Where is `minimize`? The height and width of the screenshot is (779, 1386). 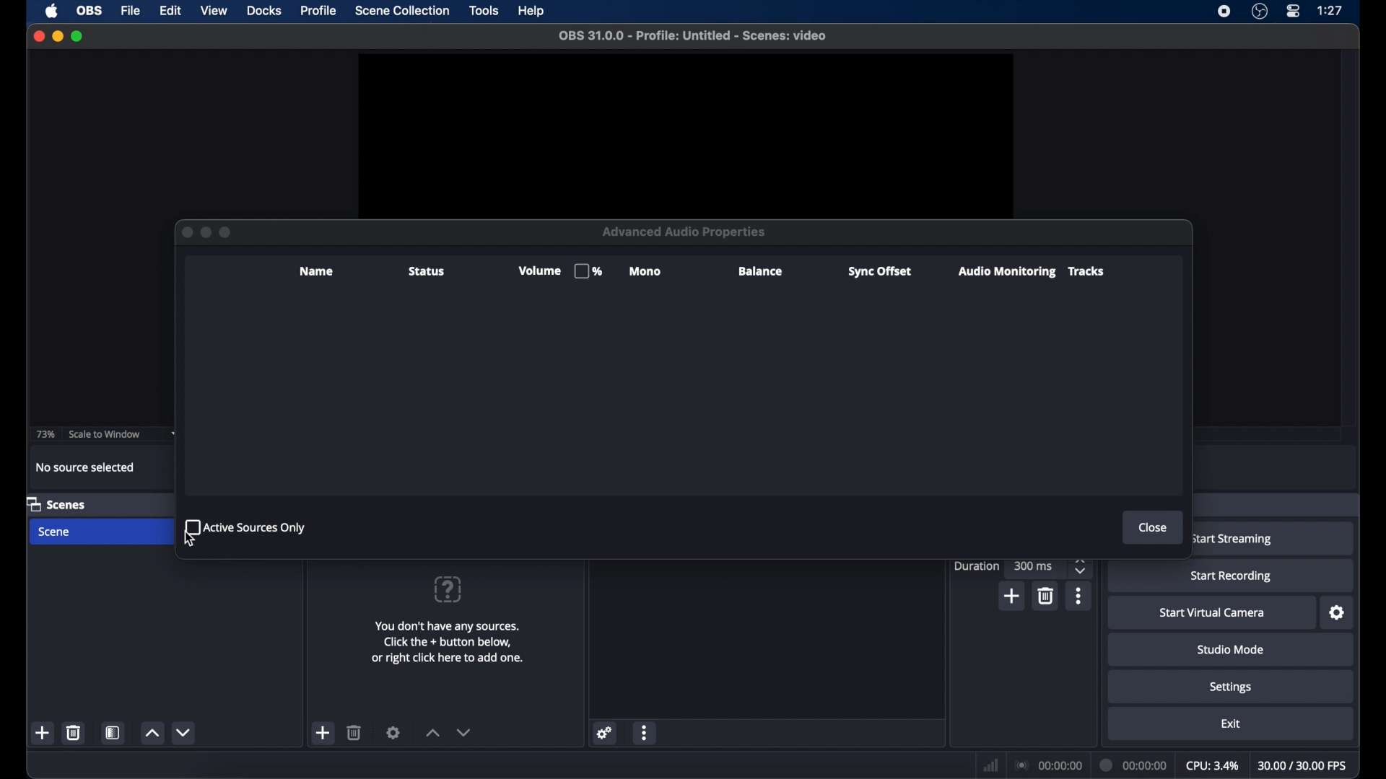 minimize is located at coordinates (57, 36).